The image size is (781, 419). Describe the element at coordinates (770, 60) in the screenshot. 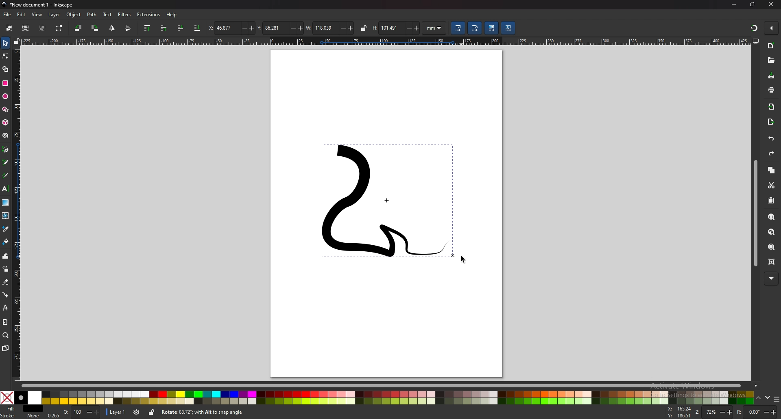

I see `open` at that location.